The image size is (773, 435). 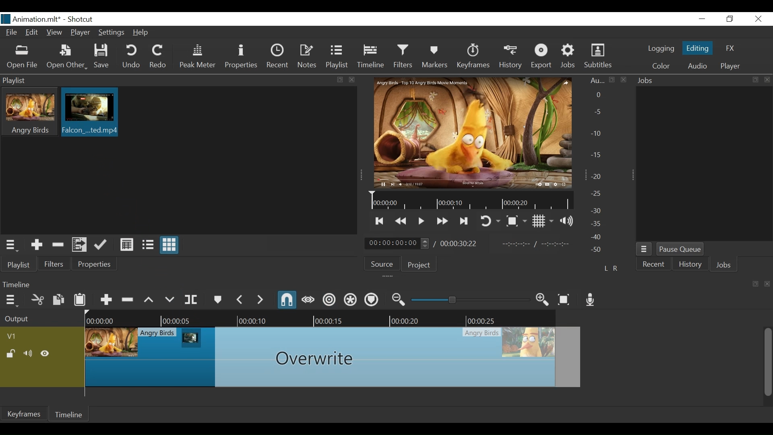 What do you see at coordinates (55, 263) in the screenshot?
I see `Filters` at bounding box center [55, 263].